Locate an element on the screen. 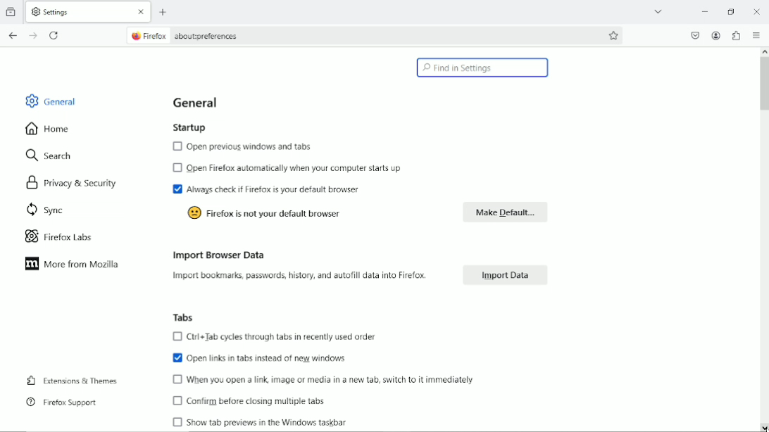 The height and width of the screenshot is (432, 769). Open application menu is located at coordinates (756, 35).